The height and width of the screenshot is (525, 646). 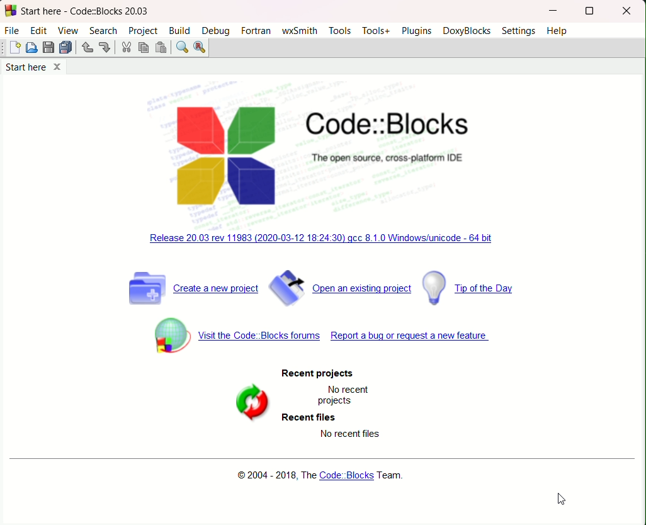 I want to click on visit forum, so click(x=232, y=336).